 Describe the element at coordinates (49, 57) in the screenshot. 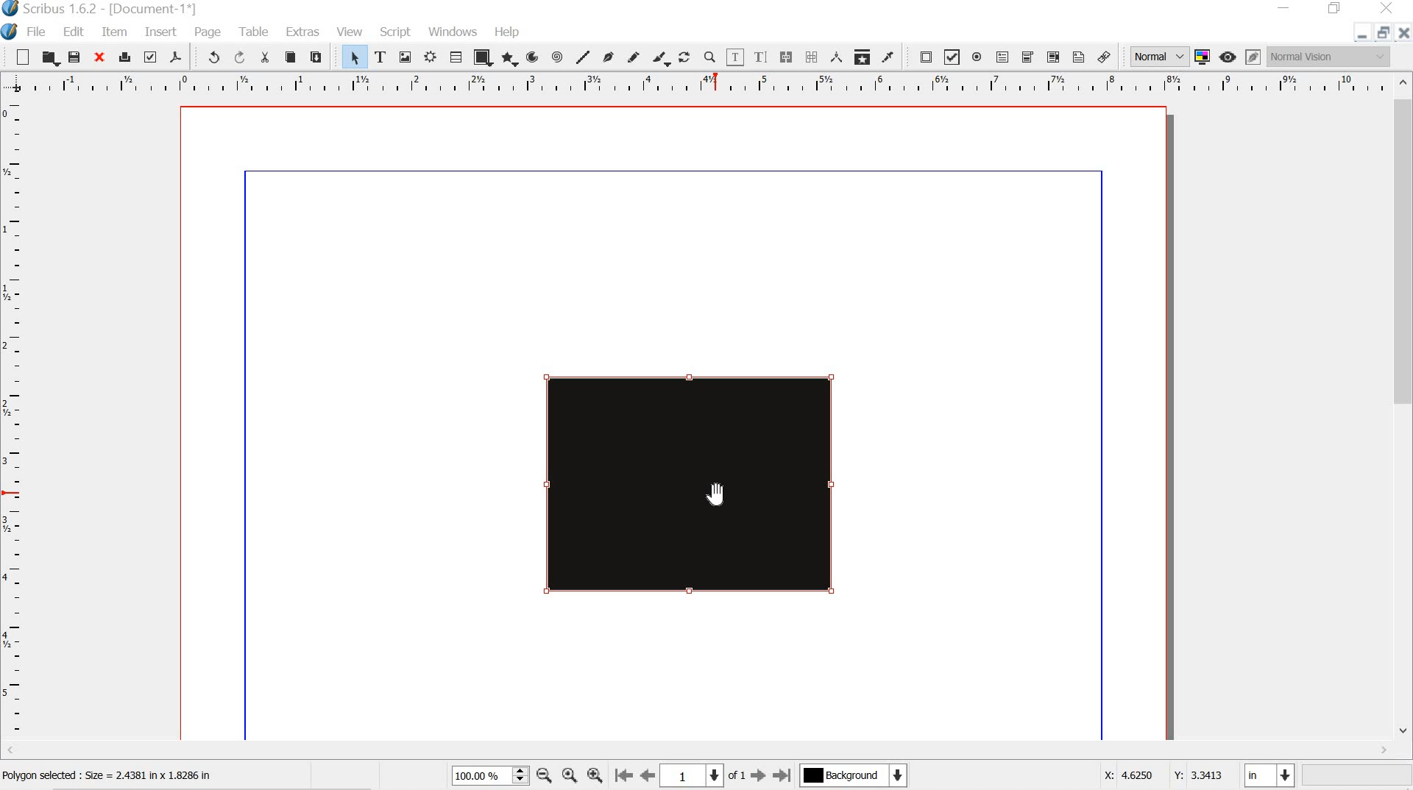

I see `open` at that location.